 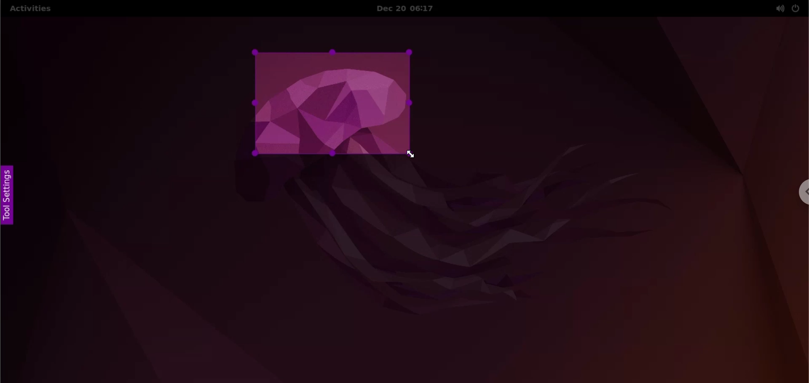 I want to click on chrome options, so click(x=802, y=192).